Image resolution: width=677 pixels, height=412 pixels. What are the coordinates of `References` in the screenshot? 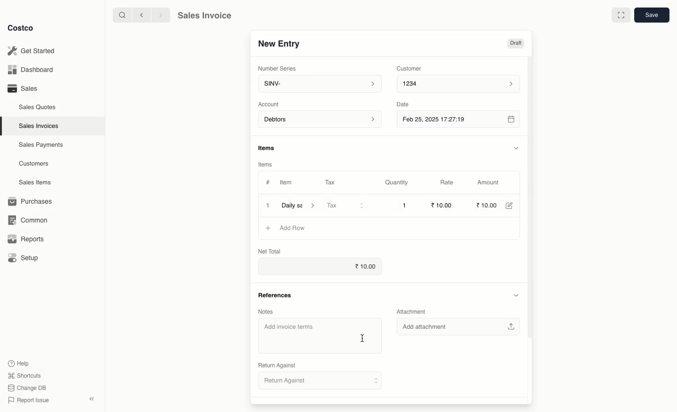 It's located at (278, 295).